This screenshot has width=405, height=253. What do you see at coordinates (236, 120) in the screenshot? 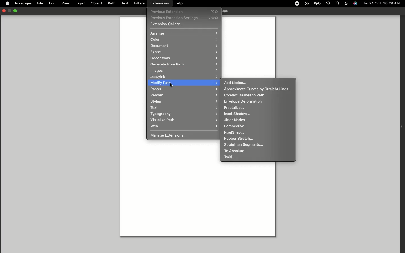
I see `Jitter nodes` at bounding box center [236, 120].